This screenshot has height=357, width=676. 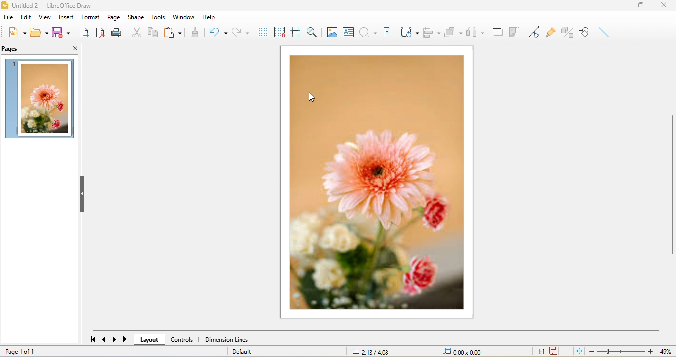 I want to click on paste, so click(x=173, y=32).